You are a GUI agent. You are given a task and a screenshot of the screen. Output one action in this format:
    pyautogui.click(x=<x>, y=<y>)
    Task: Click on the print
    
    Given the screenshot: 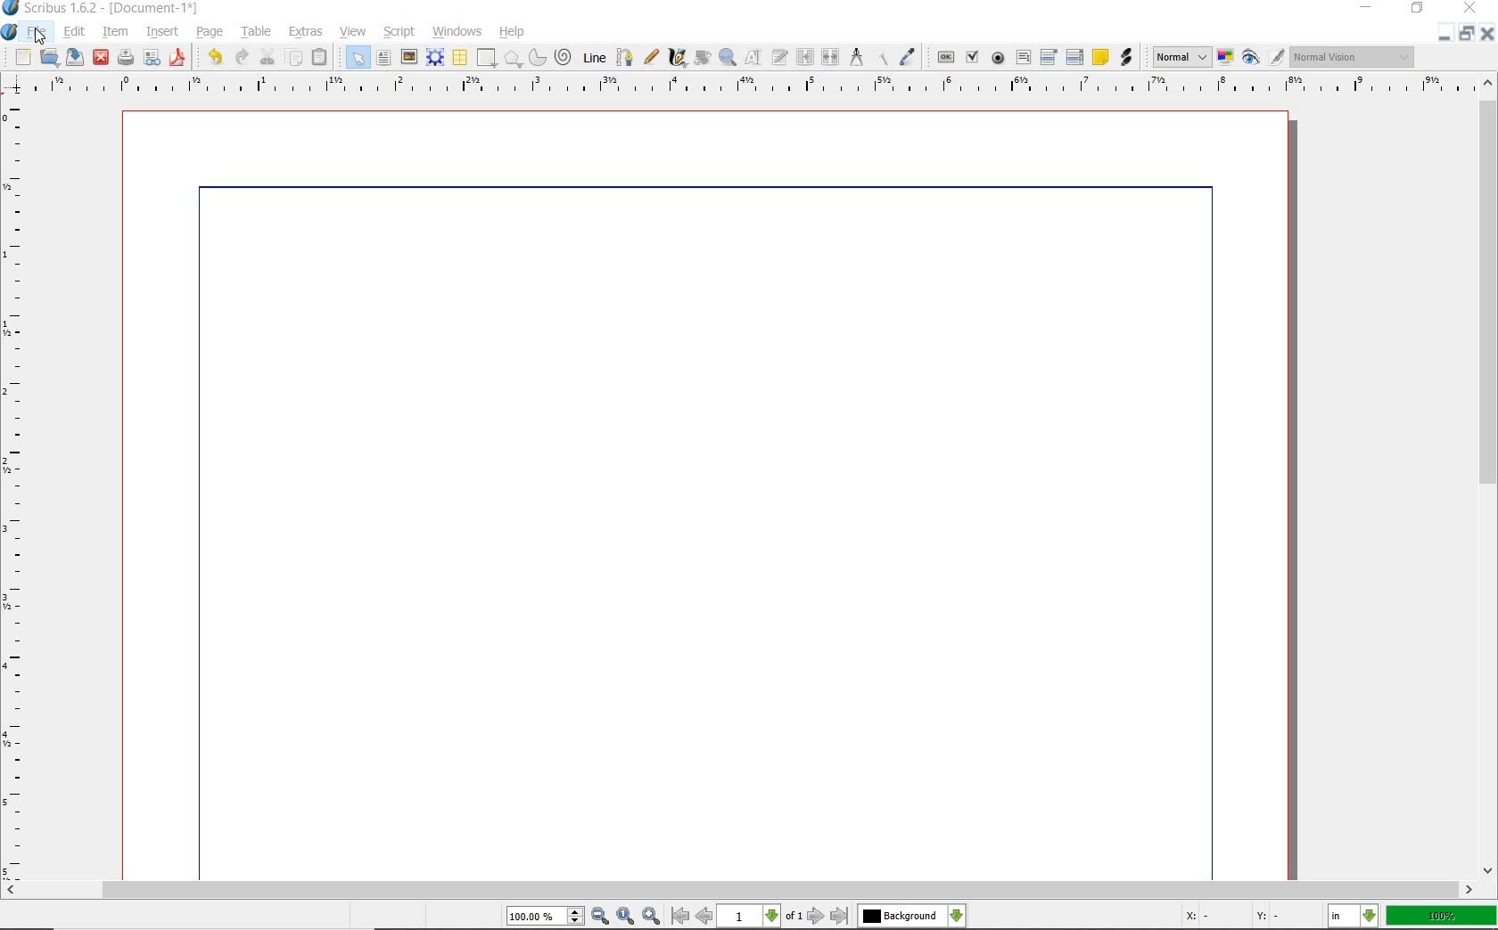 What is the action you would take?
    pyautogui.click(x=126, y=59)
    